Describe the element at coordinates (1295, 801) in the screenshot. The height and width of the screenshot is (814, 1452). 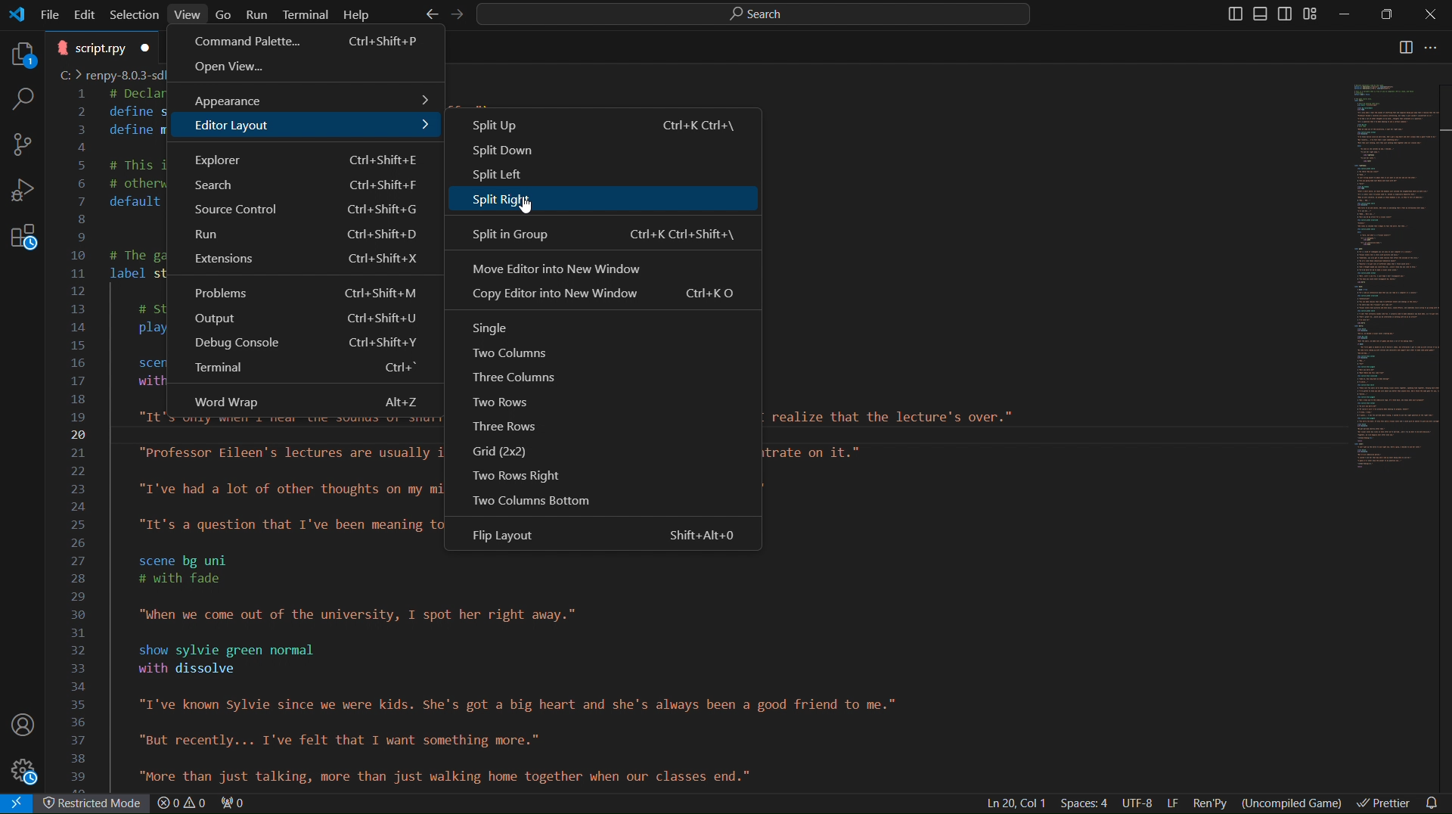
I see `(Uncompiled game)` at that location.